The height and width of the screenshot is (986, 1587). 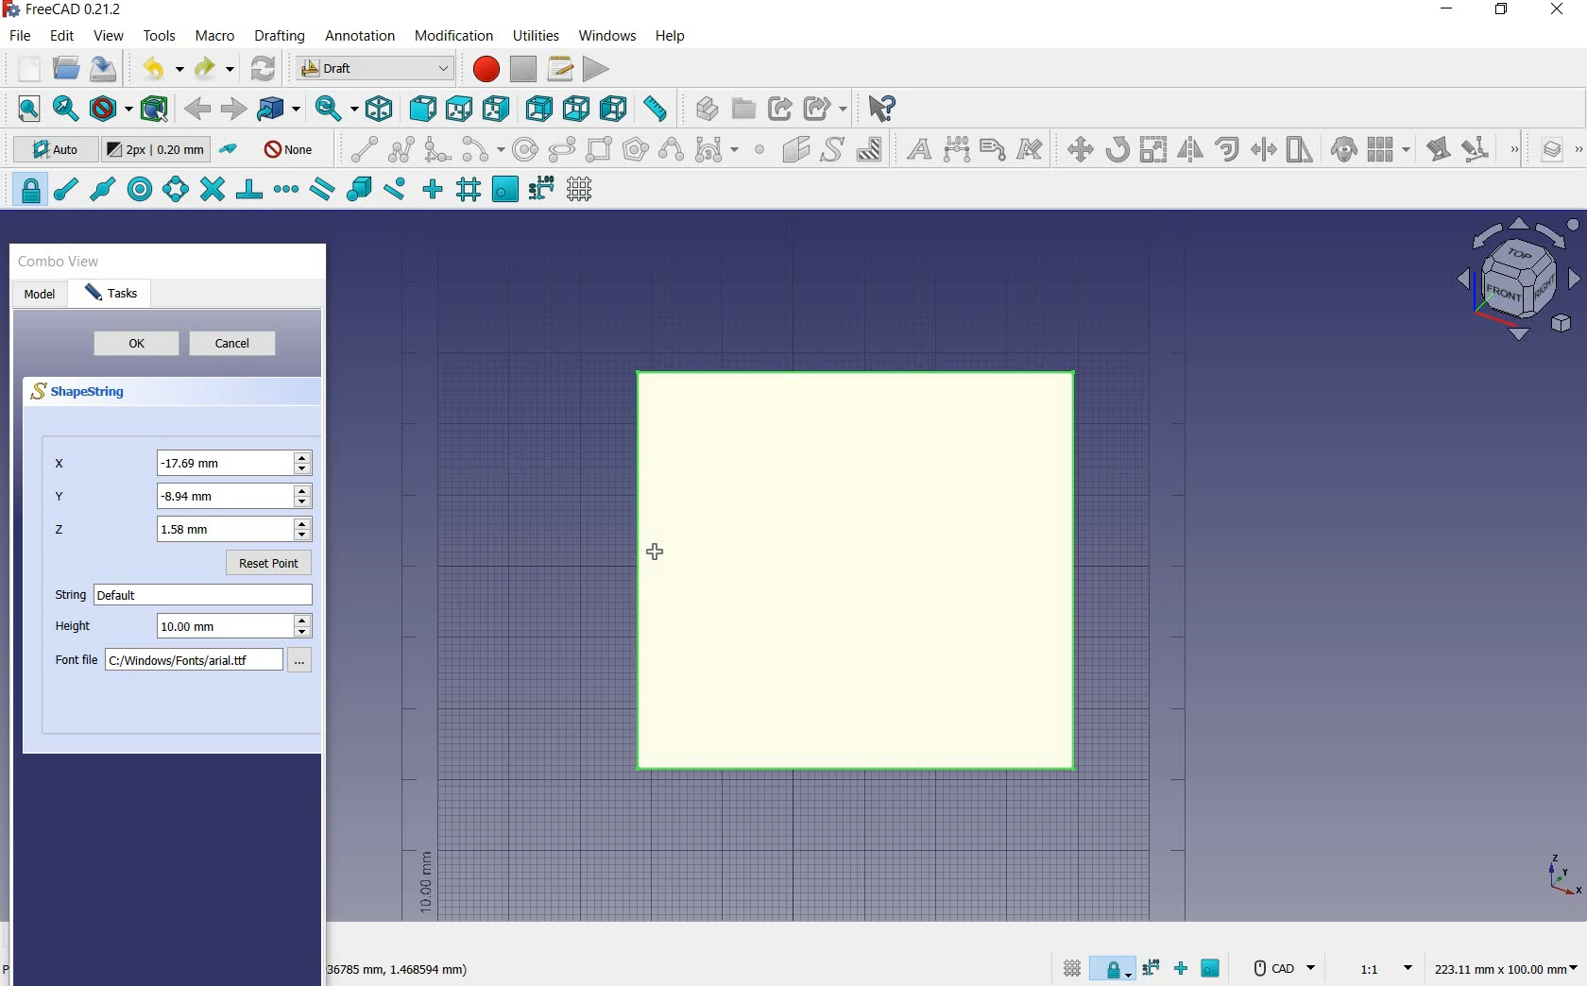 What do you see at coordinates (137, 190) in the screenshot?
I see `snap center` at bounding box center [137, 190].